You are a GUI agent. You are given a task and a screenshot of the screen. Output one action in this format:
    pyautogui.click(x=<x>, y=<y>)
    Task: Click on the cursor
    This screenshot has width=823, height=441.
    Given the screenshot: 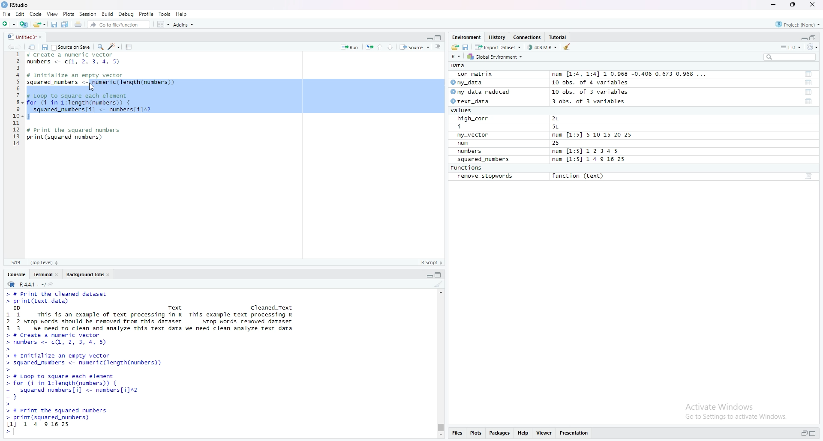 What is the action you would take?
    pyautogui.click(x=93, y=87)
    